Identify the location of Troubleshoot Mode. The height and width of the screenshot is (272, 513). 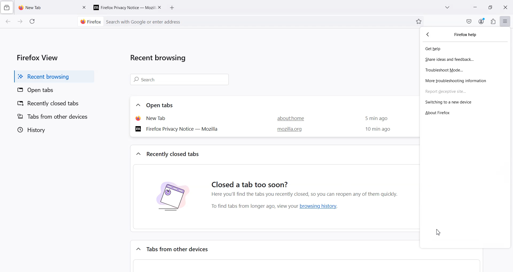
(465, 70).